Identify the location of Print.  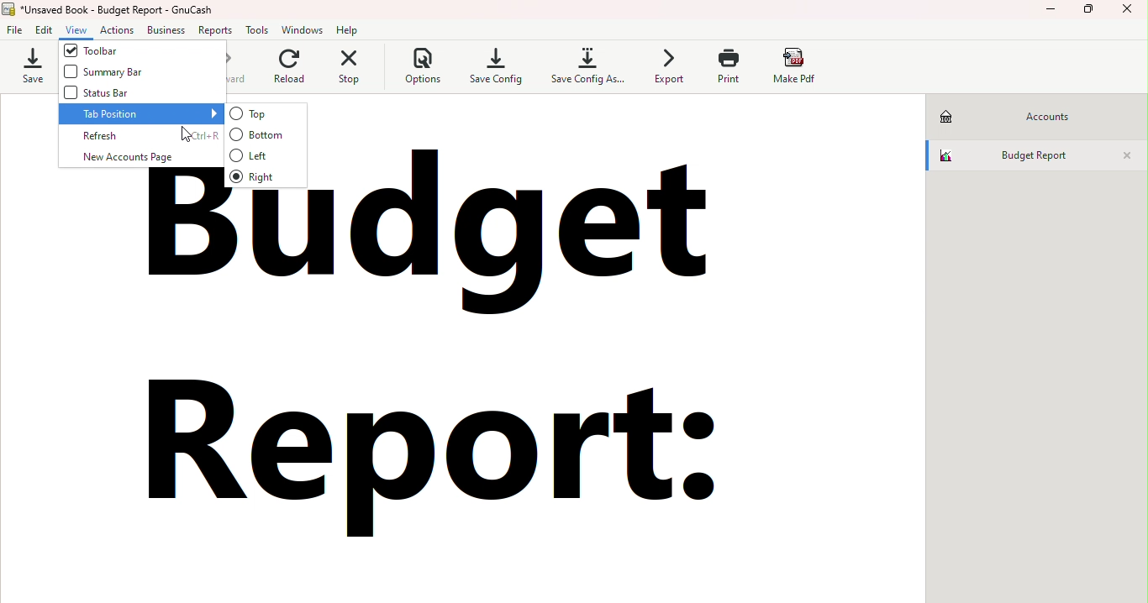
(725, 67).